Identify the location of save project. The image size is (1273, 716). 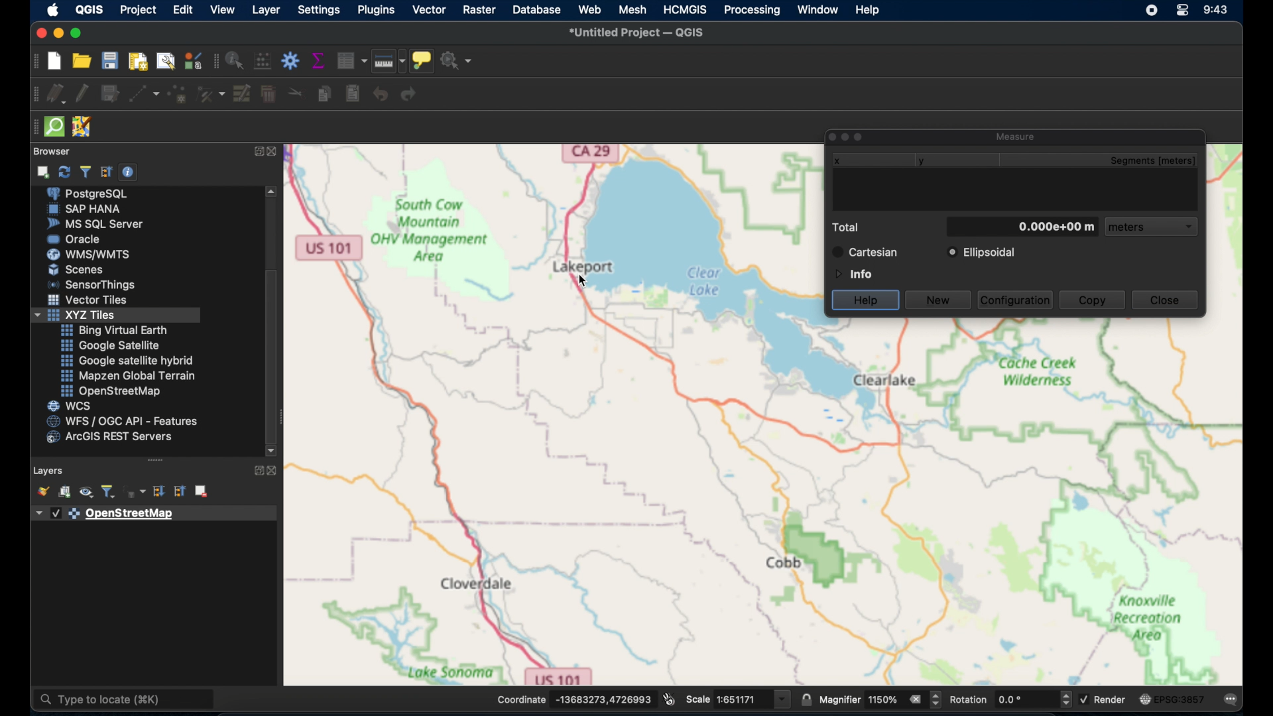
(112, 61).